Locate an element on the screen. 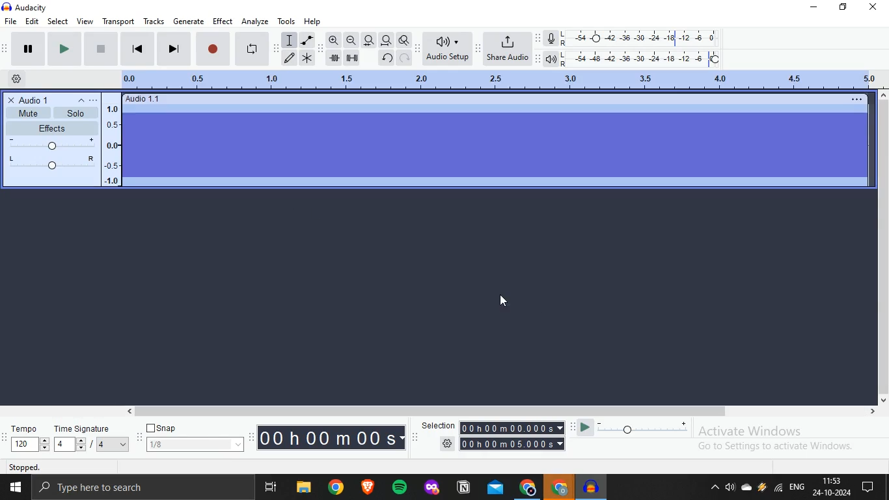 Image resolution: width=889 pixels, height=500 pixels. Outlook is located at coordinates (496, 490).